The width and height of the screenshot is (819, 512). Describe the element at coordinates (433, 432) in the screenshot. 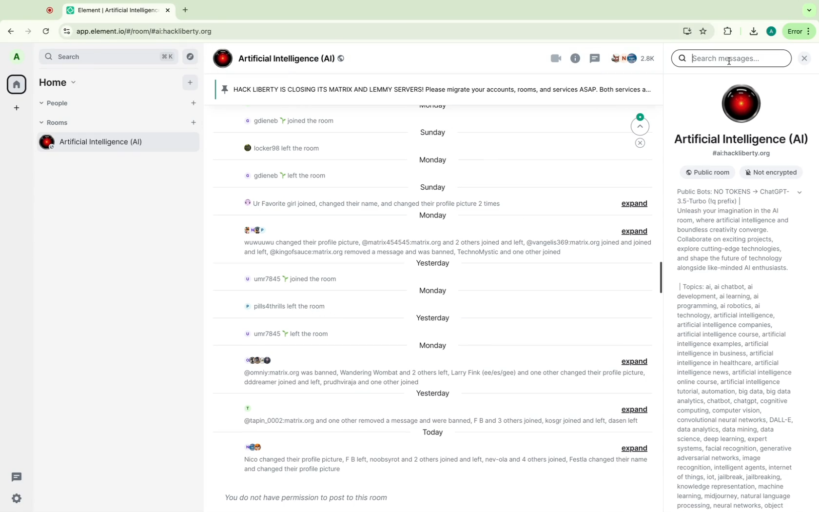

I see `day` at that location.